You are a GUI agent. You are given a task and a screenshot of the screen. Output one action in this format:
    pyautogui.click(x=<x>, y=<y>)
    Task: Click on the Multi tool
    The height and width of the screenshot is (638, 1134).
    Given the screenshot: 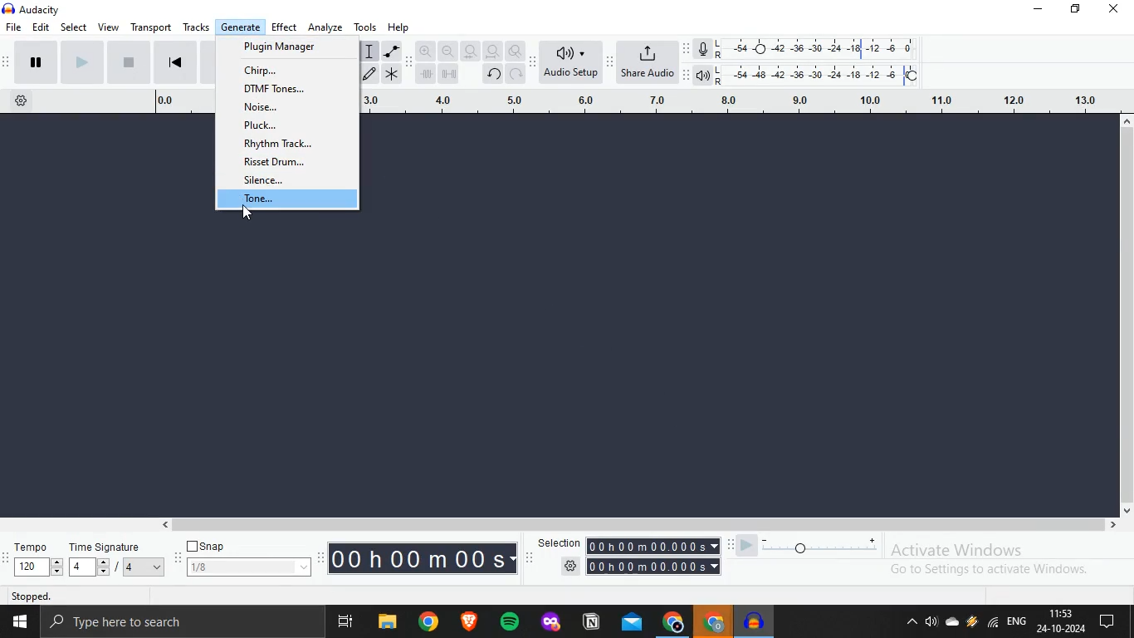 What is the action you would take?
    pyautogui.click(x=393, y=74)
    